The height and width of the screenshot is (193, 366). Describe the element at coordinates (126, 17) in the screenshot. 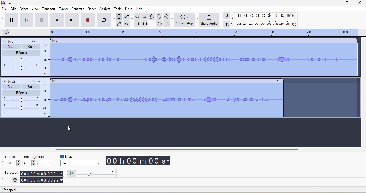

I see `envelope tool` at that location.